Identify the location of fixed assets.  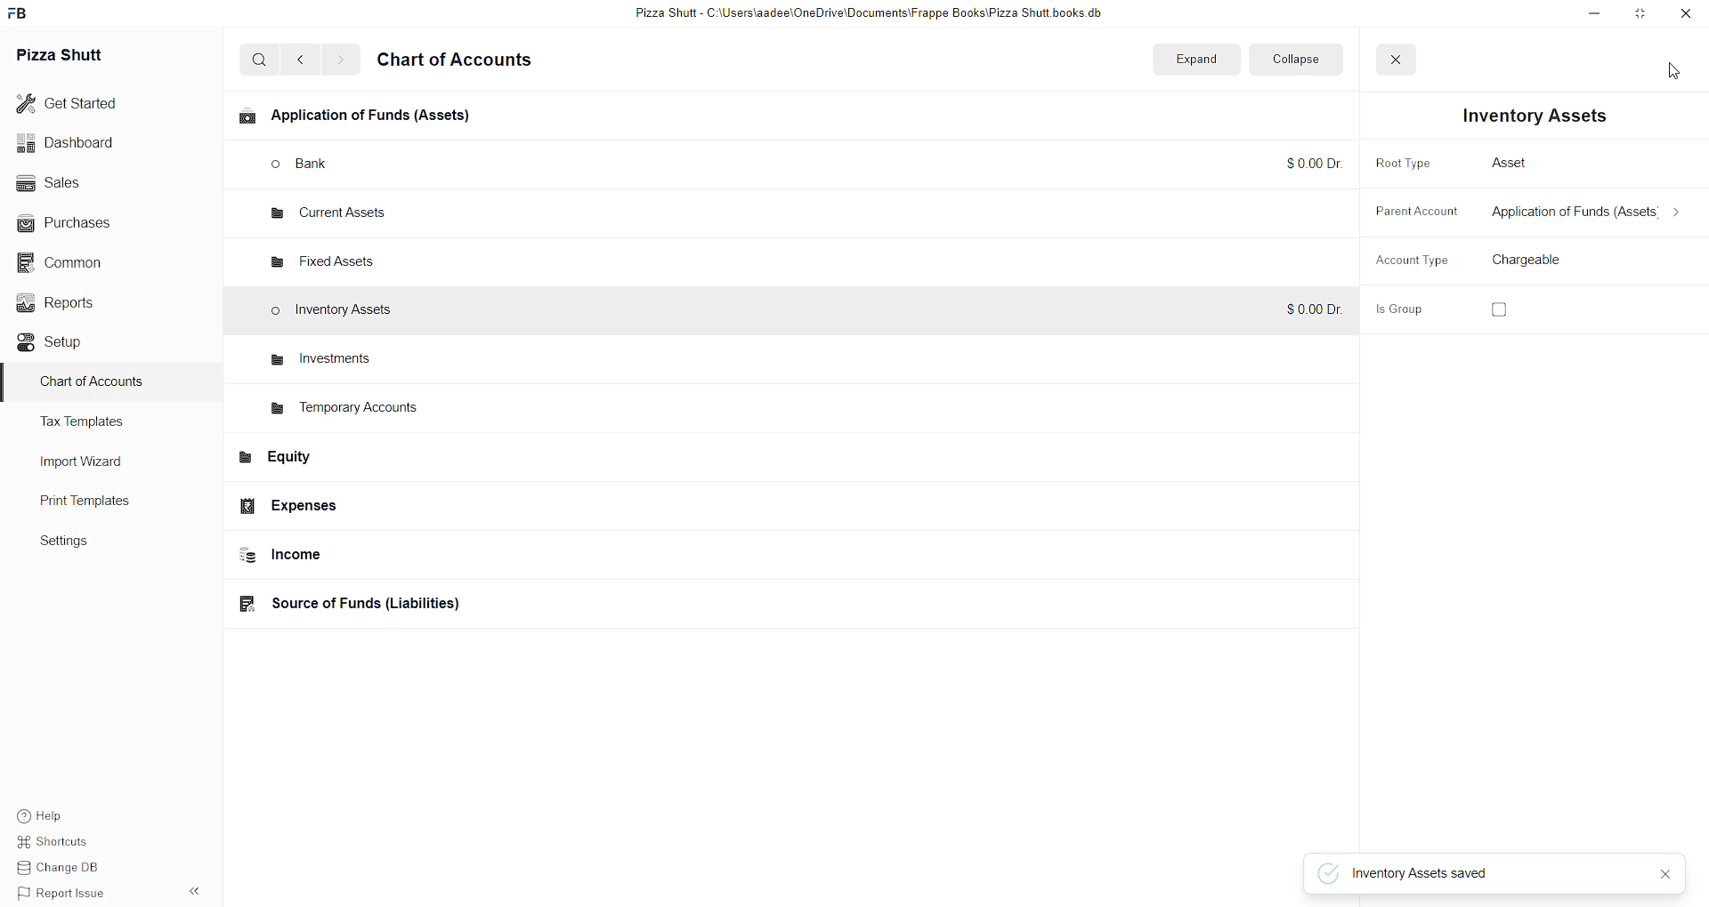
(328, 257).